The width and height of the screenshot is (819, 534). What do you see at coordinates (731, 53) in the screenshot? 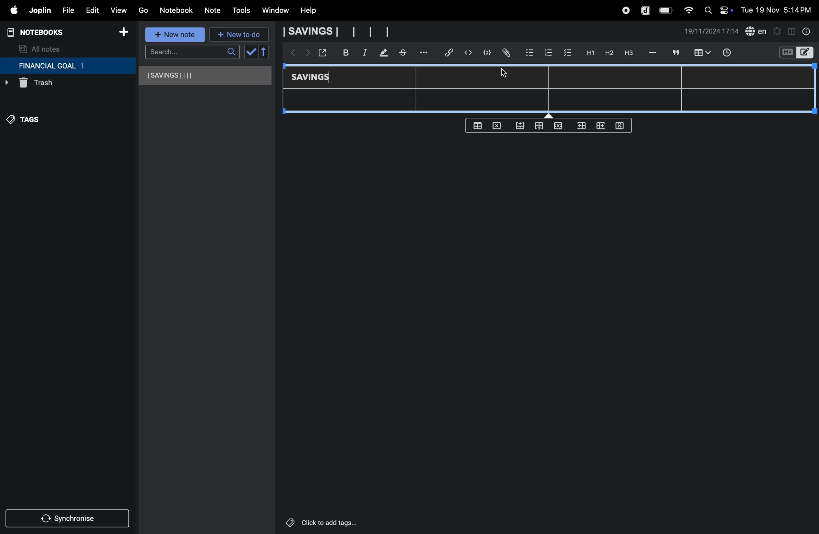
I see `time` at bounding box center [731, 53].